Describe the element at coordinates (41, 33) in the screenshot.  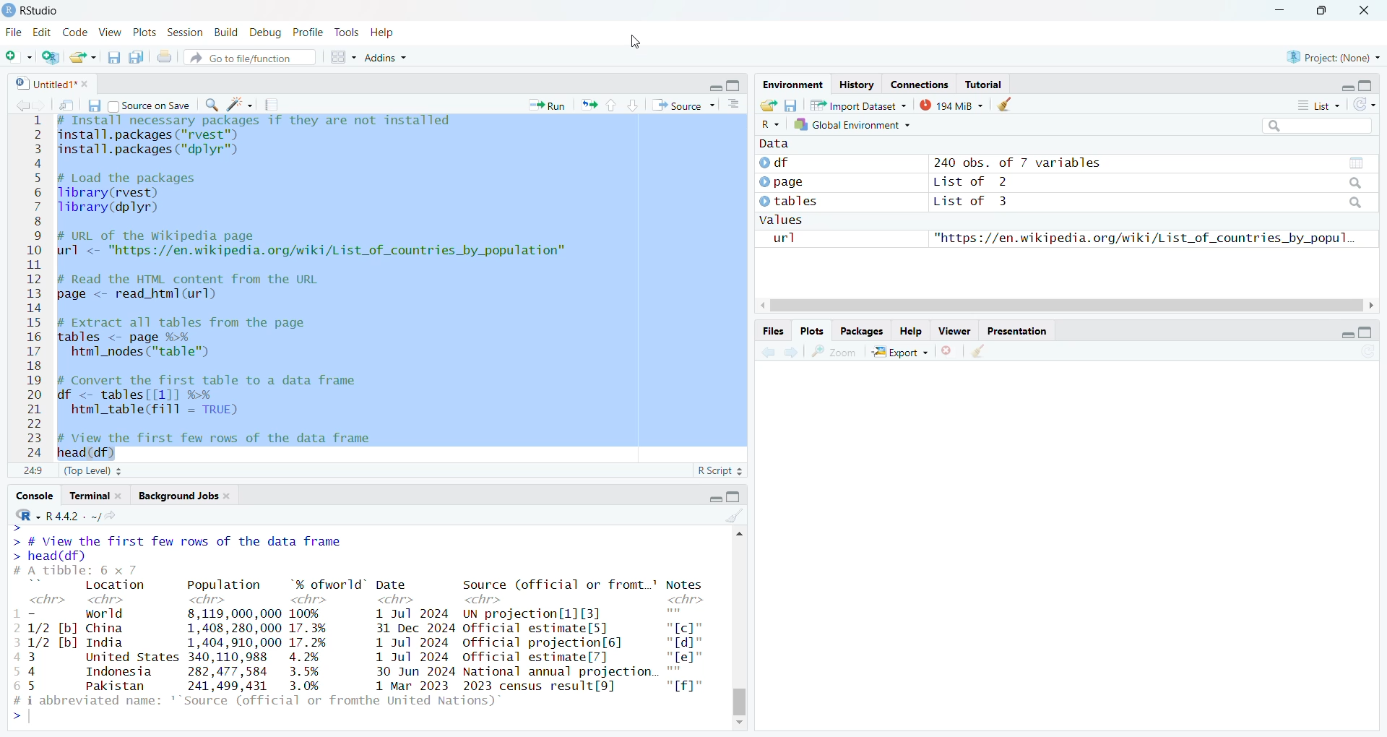
I see `Edit` at that location.